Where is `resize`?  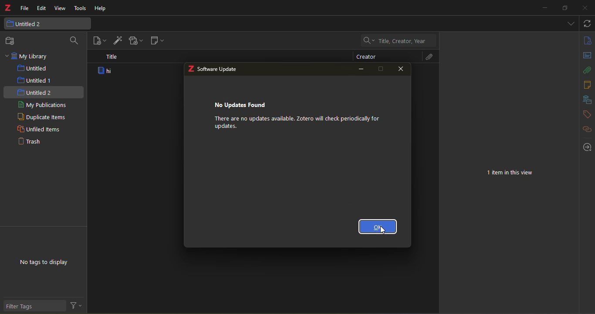
resize is located at coordinates (565, 8).